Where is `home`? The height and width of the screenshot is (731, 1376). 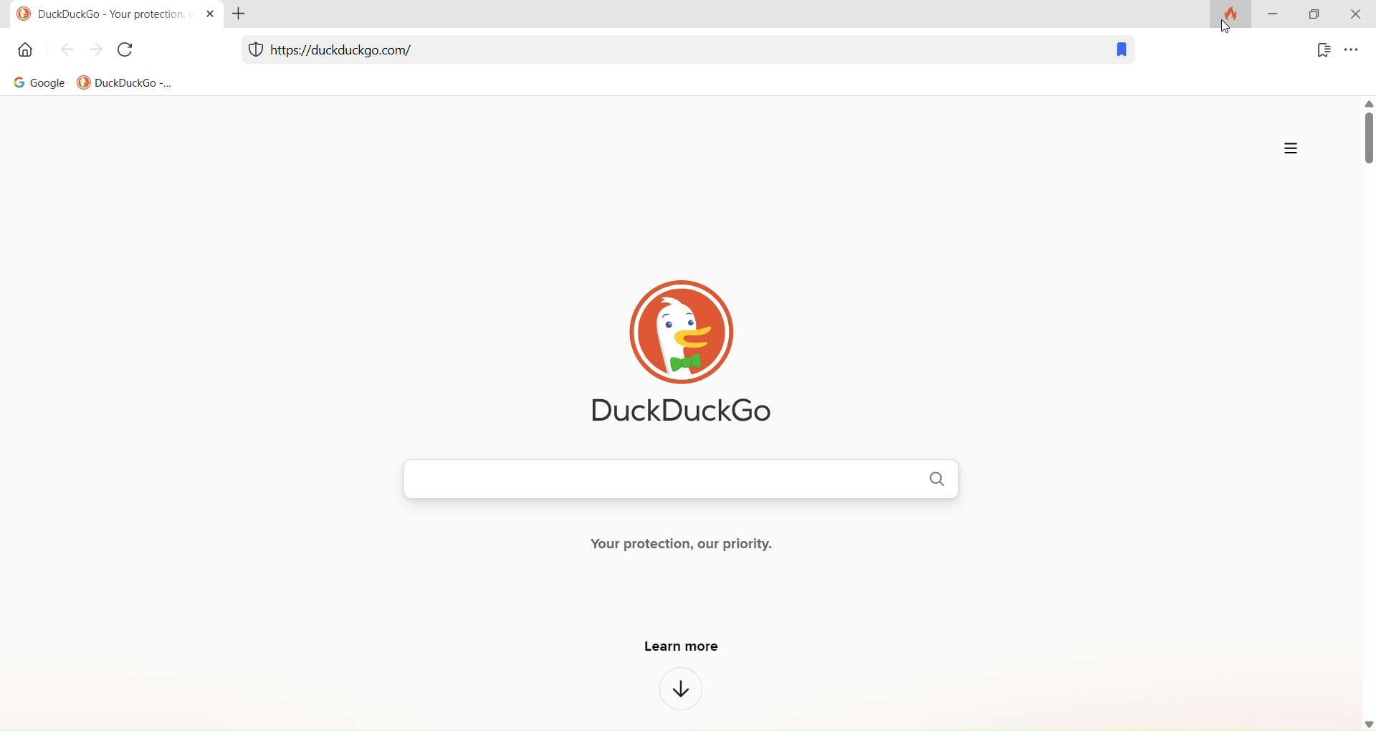
home is located at coordinates (24, 54).